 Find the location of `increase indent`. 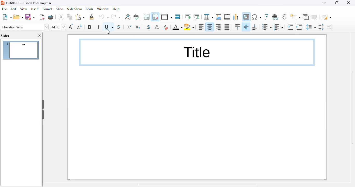

increase indent is located at coordinates (291, 27).